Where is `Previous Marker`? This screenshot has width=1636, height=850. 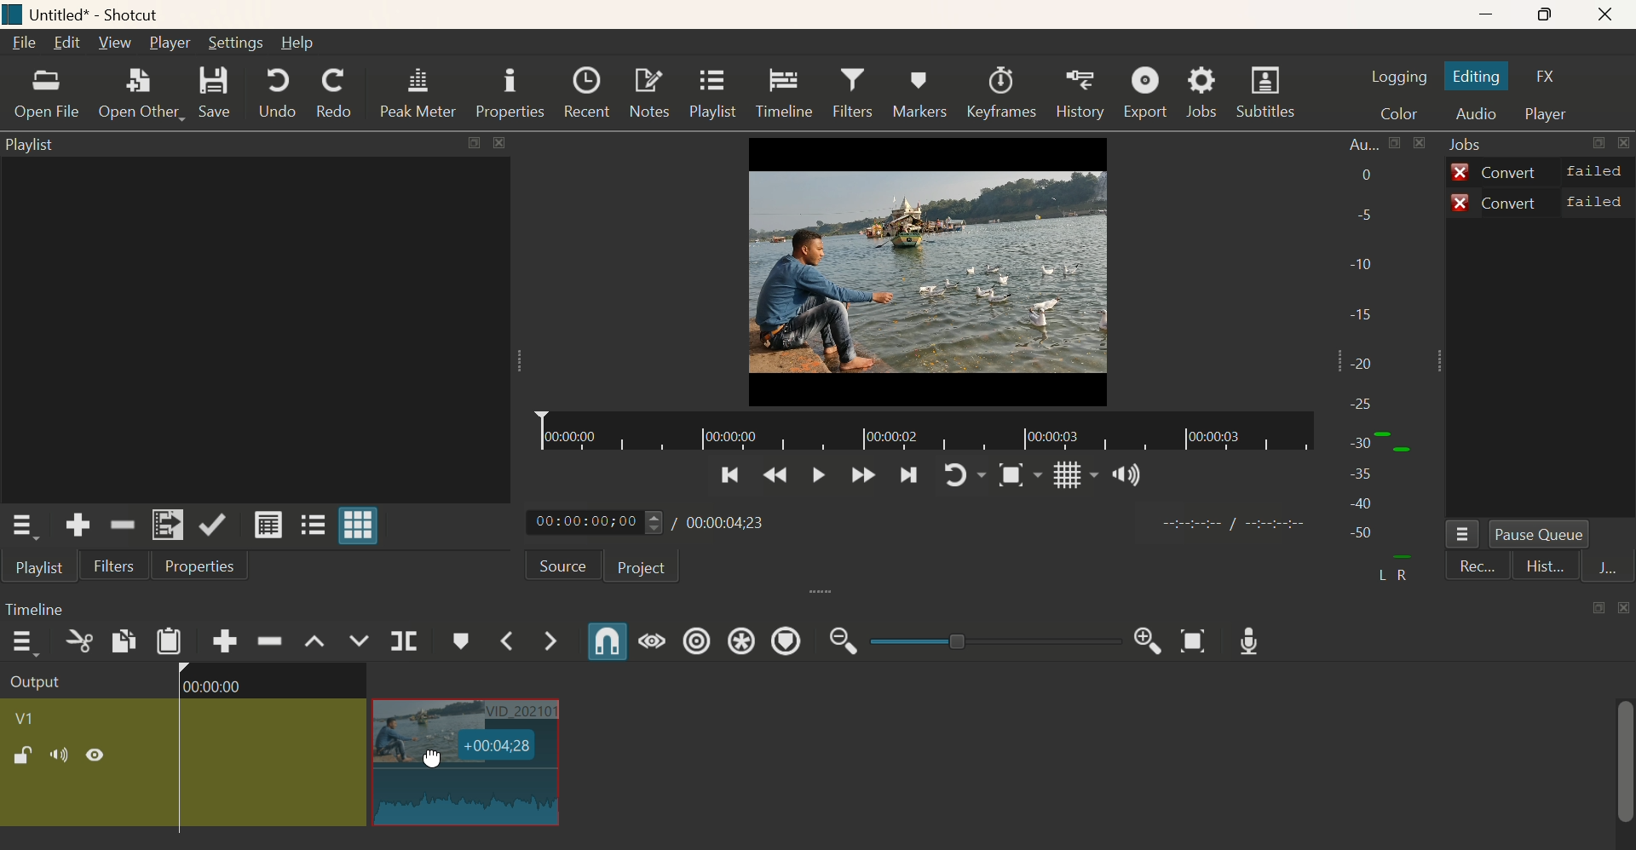
Previous Marker is located at coordinates (516, 641).